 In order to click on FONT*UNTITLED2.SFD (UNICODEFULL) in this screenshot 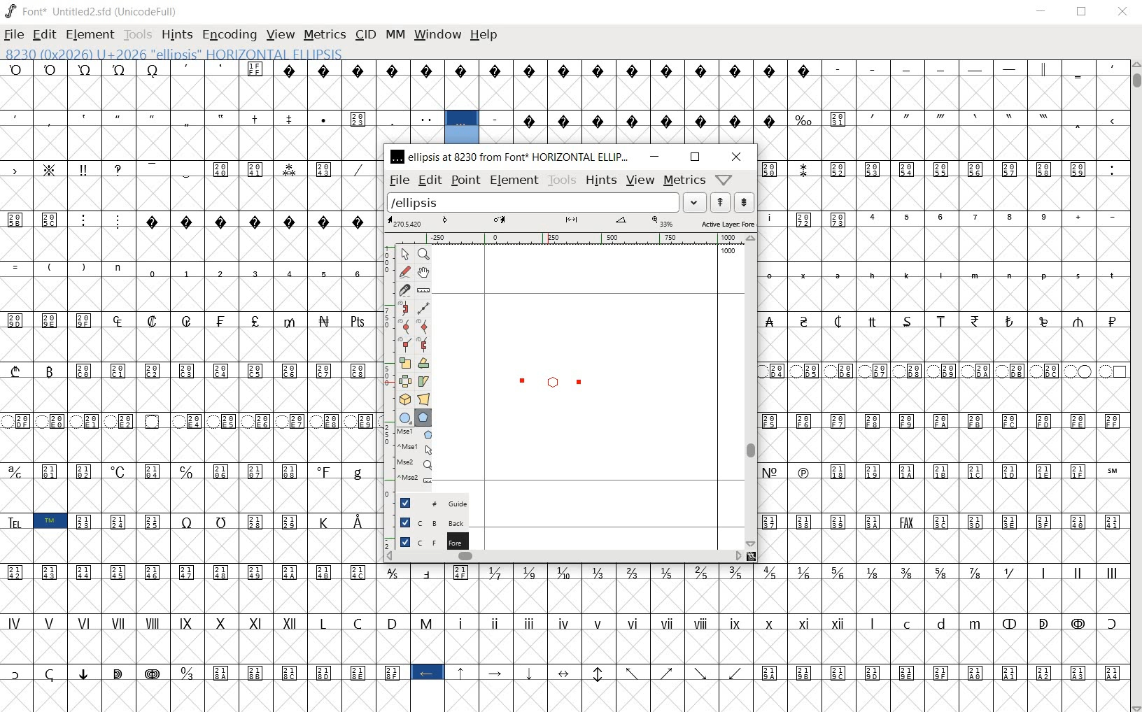, I will do `click(94, 10)`.